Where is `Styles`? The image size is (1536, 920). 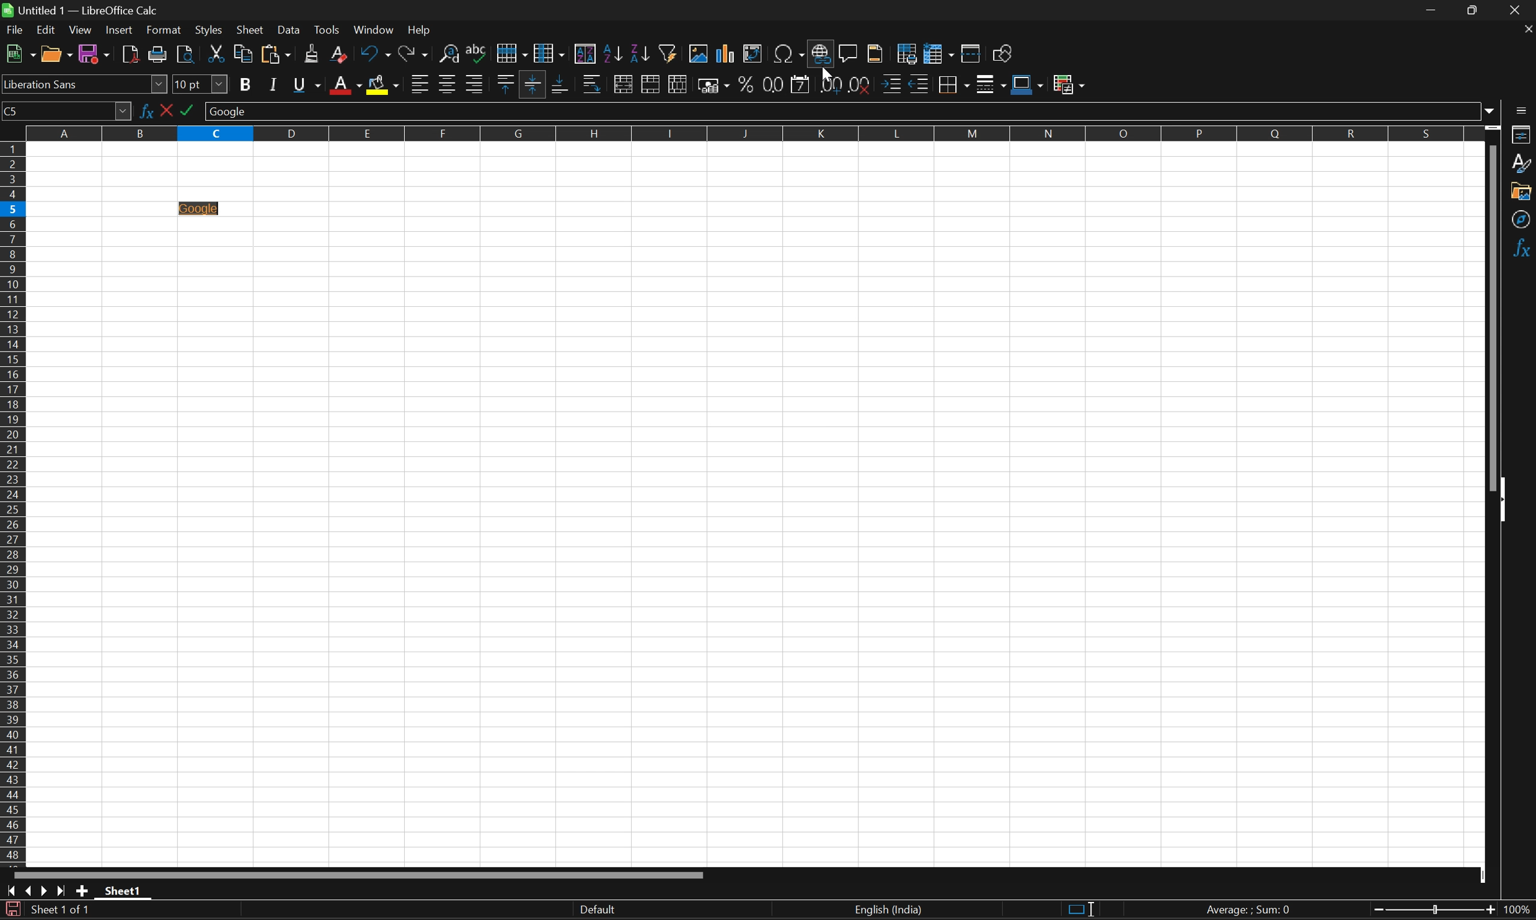
Styles is located at coordinates (1522, 164).